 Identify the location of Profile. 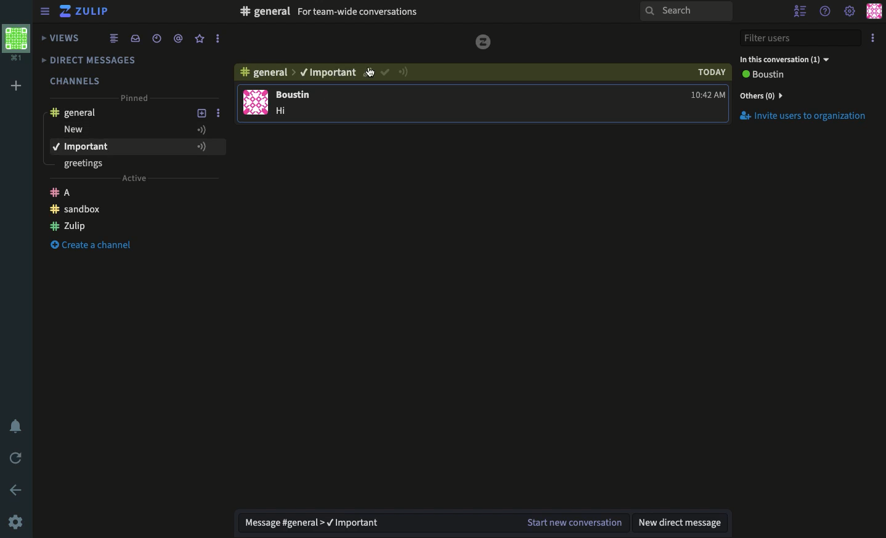
(872, 12).